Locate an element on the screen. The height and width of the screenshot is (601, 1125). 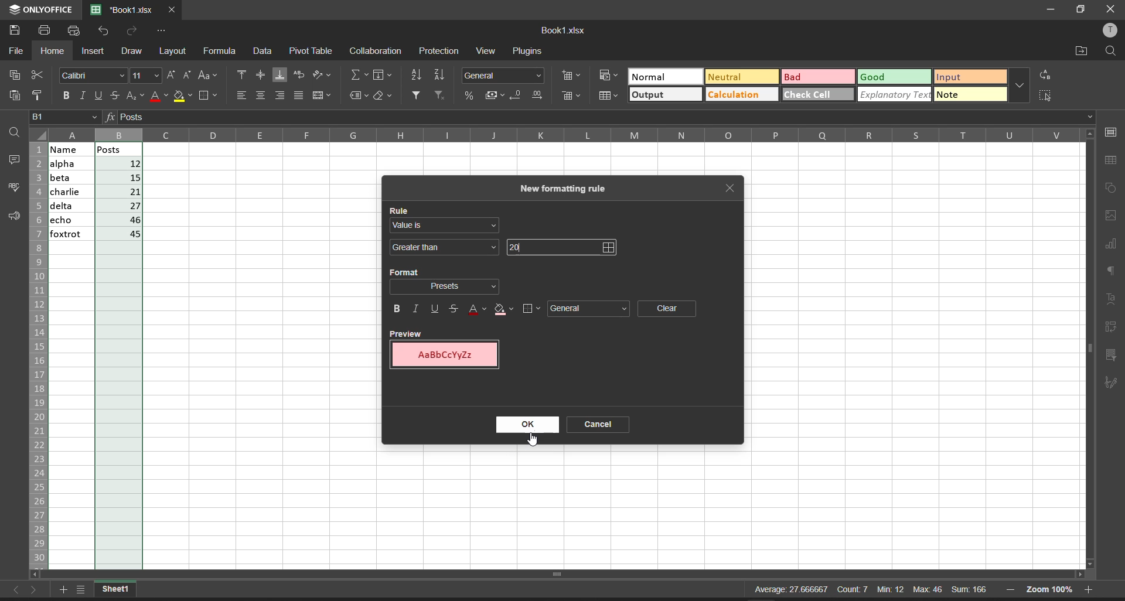
Average: 27.666667 Count:7 Min: 12 Max 46 Sum: 166 is located at coordinates (861, 590).